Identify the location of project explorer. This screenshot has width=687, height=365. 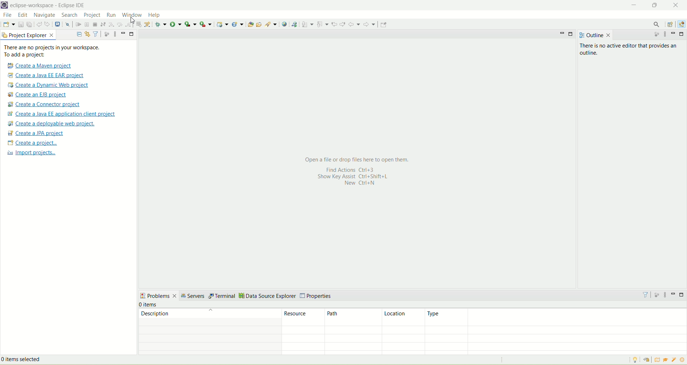
(28, 35).